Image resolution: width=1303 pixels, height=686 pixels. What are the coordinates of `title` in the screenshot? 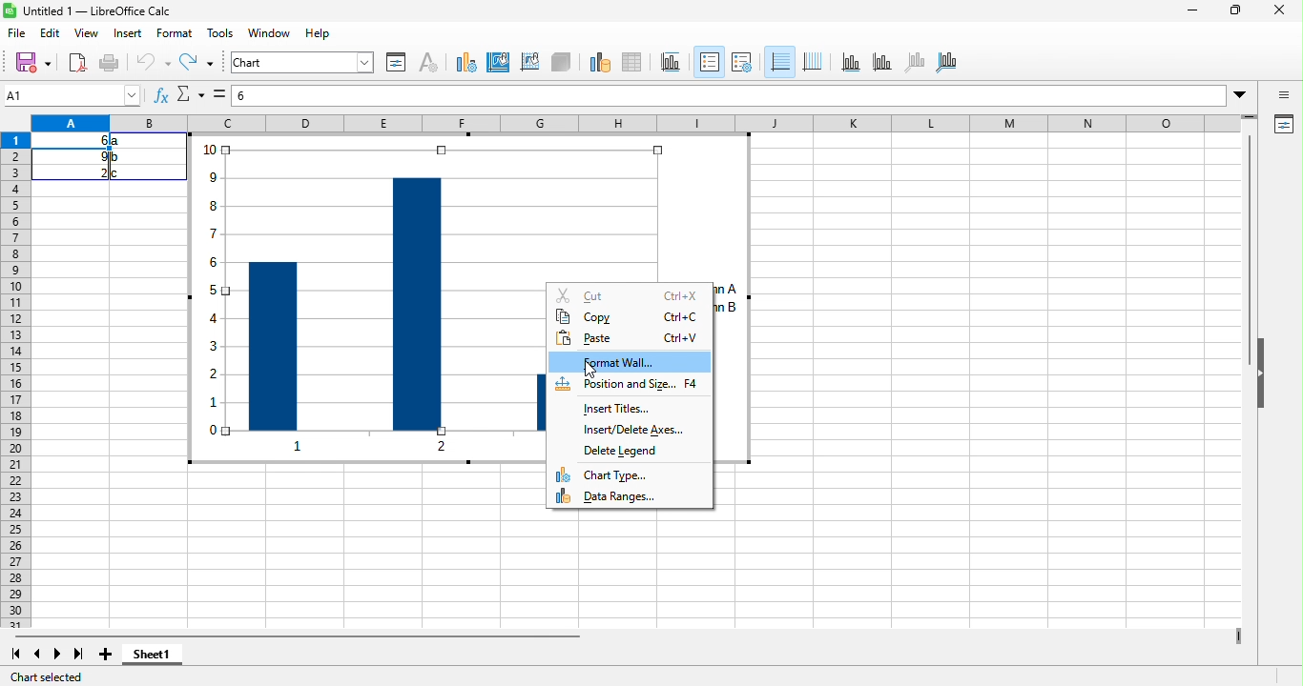 It's located at (90, 11).